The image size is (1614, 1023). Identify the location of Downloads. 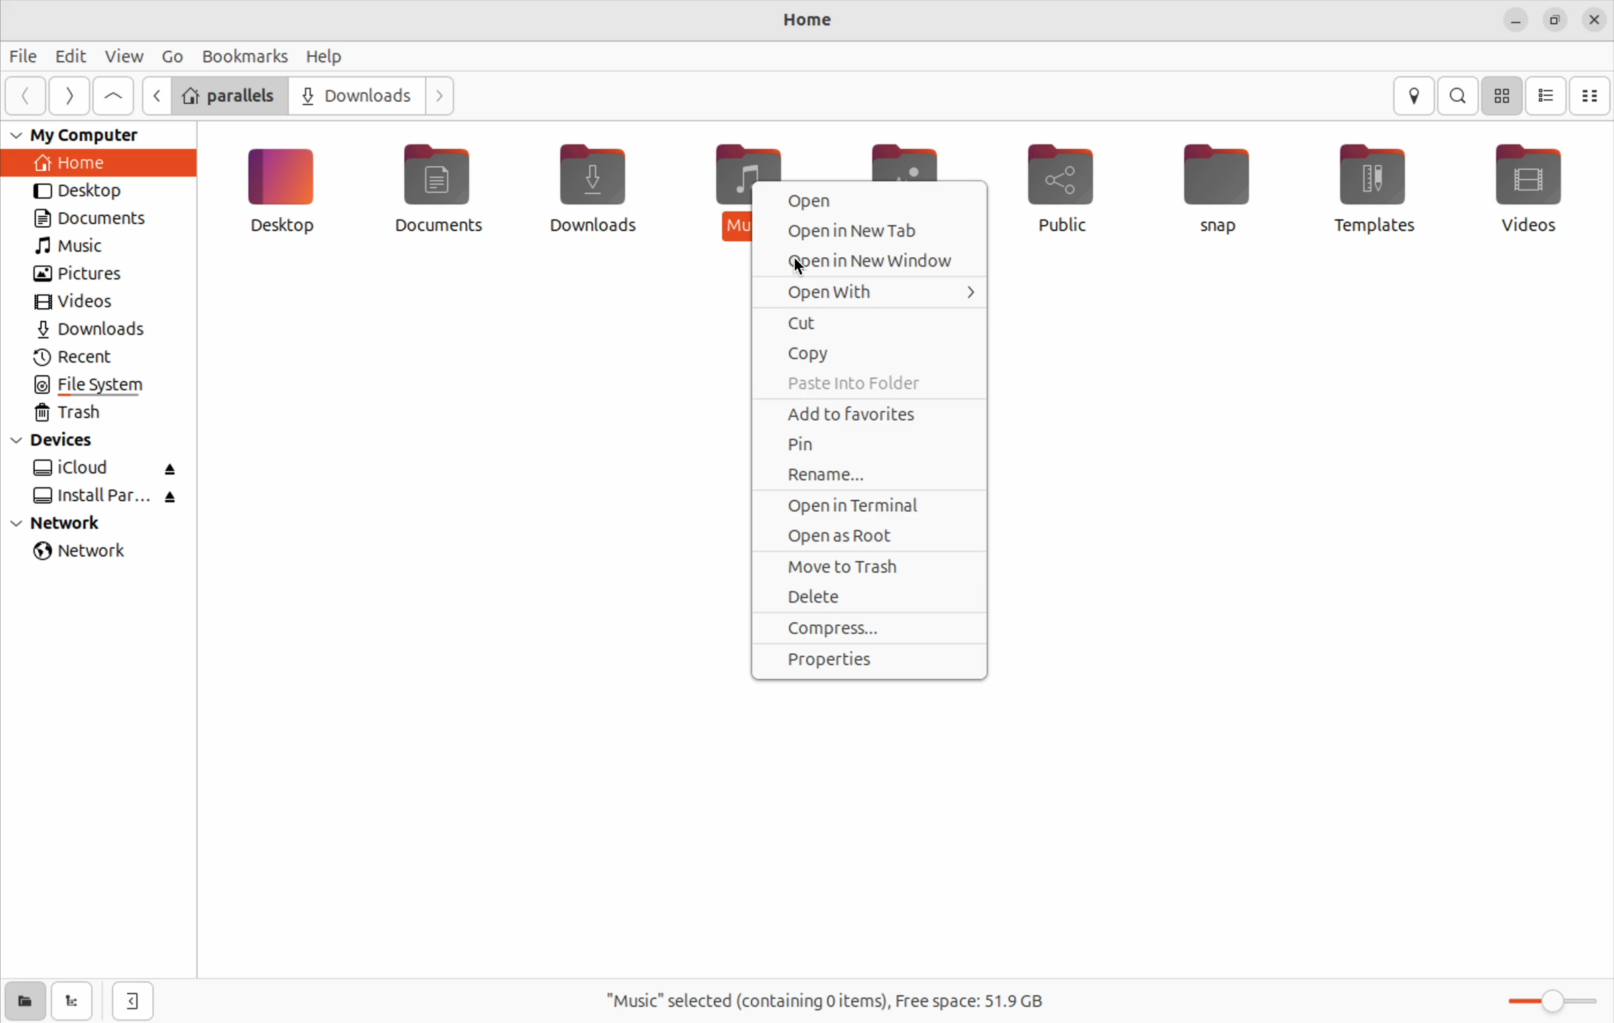
(357, 96).